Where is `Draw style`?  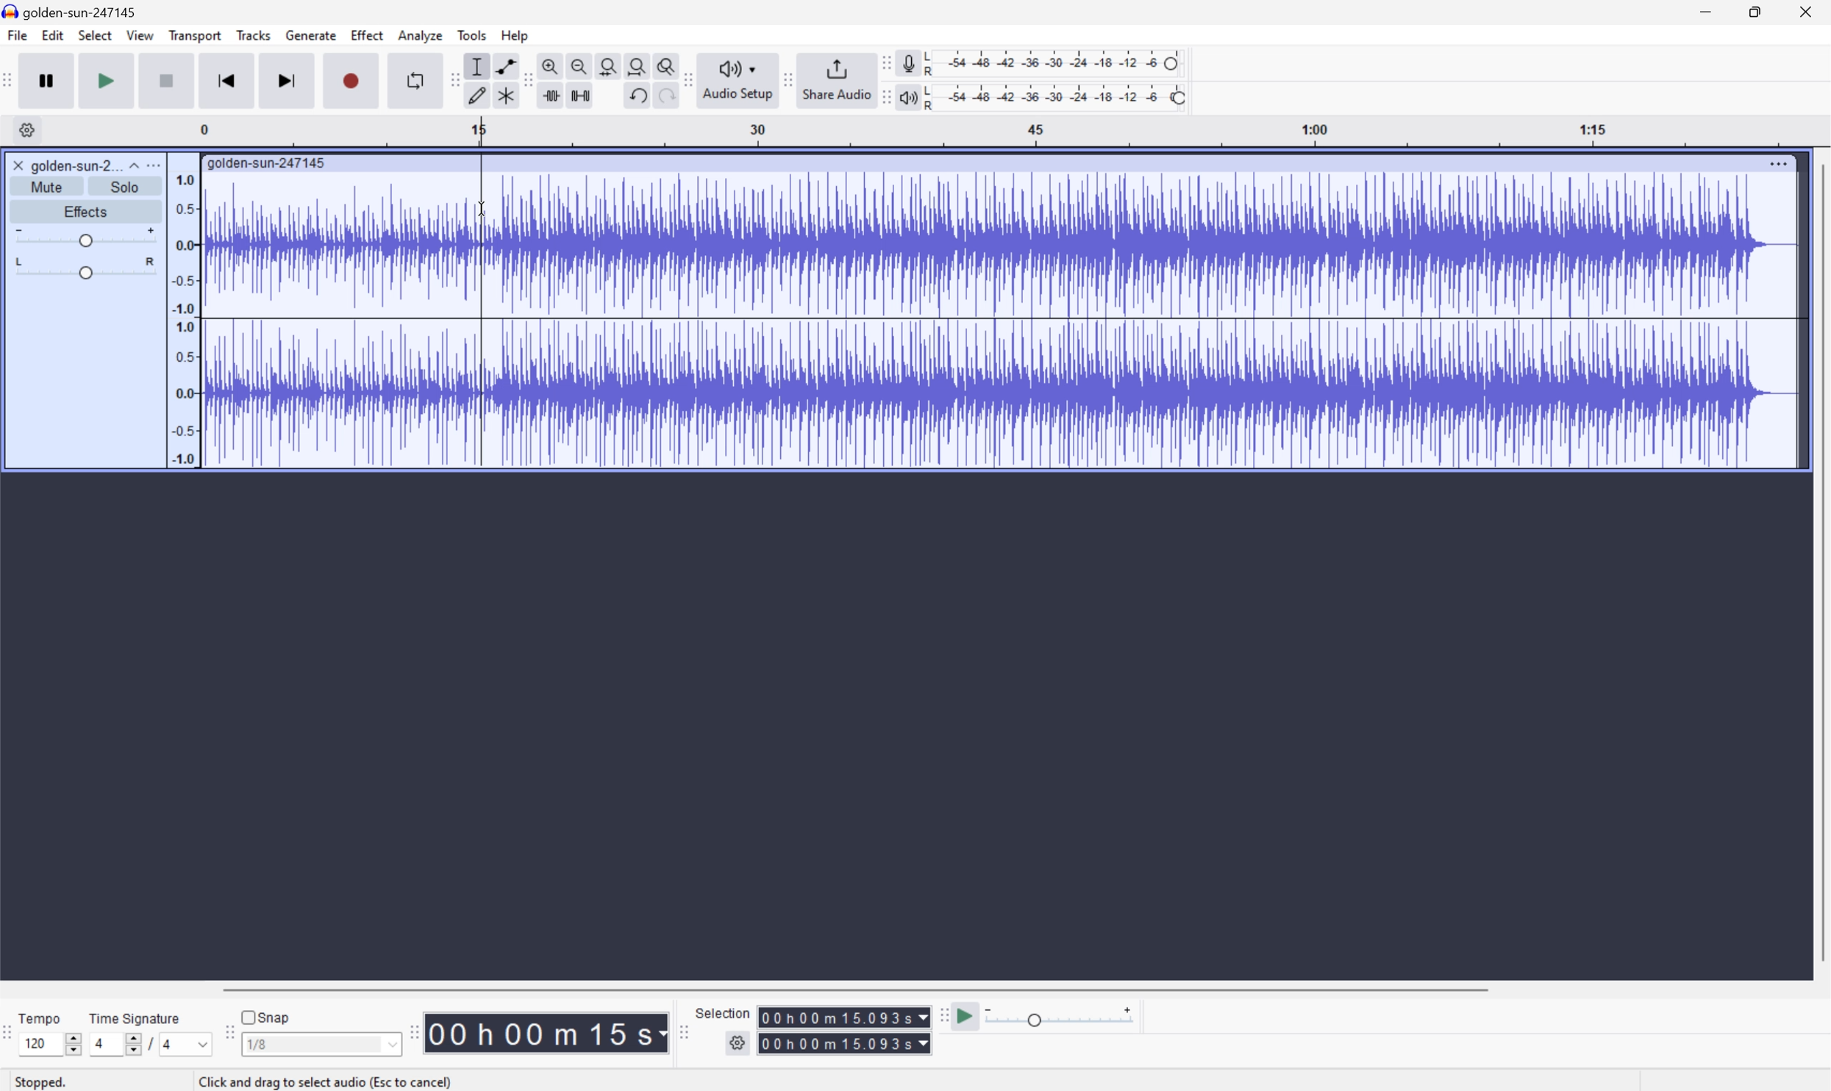
Draw style is located at coordinates (479, 93).